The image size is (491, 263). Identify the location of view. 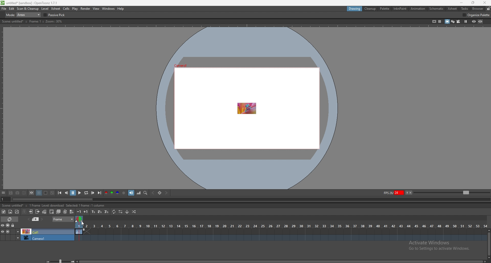
(96, 9).